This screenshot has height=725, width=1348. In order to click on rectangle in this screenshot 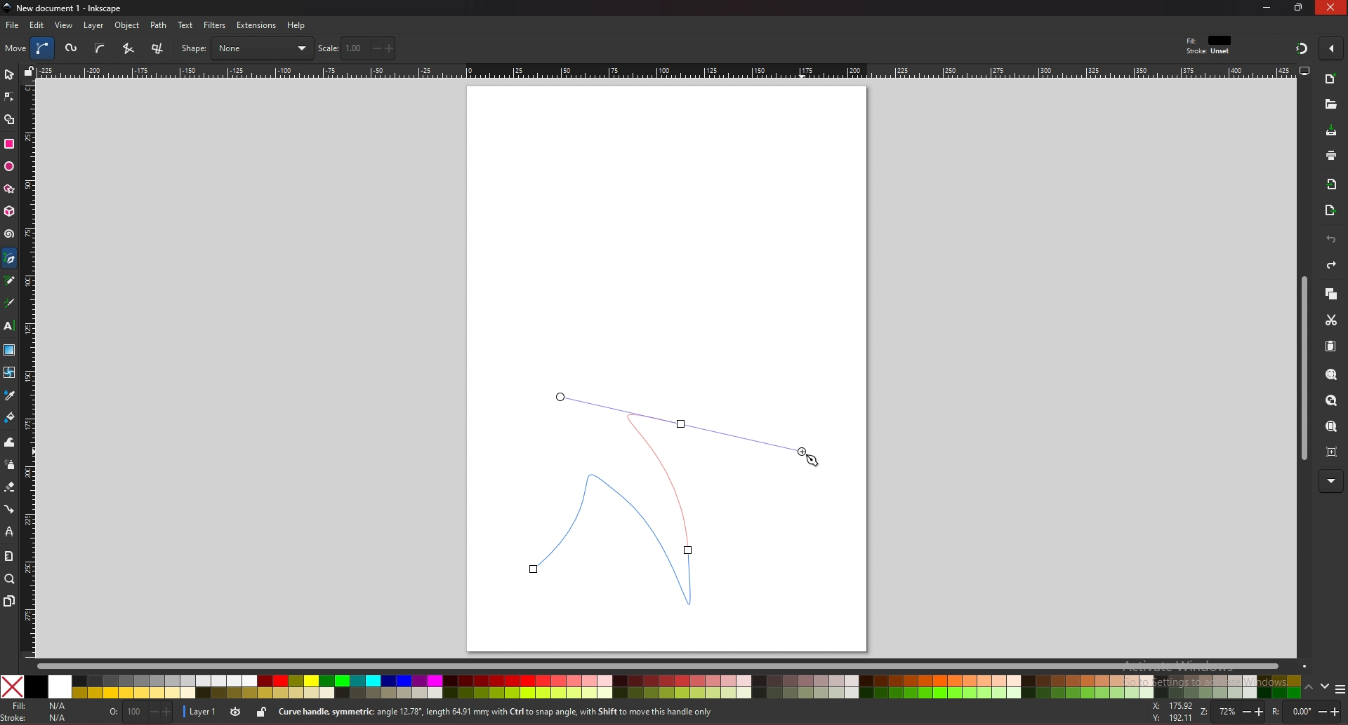, I will do `click(8, 144)`.